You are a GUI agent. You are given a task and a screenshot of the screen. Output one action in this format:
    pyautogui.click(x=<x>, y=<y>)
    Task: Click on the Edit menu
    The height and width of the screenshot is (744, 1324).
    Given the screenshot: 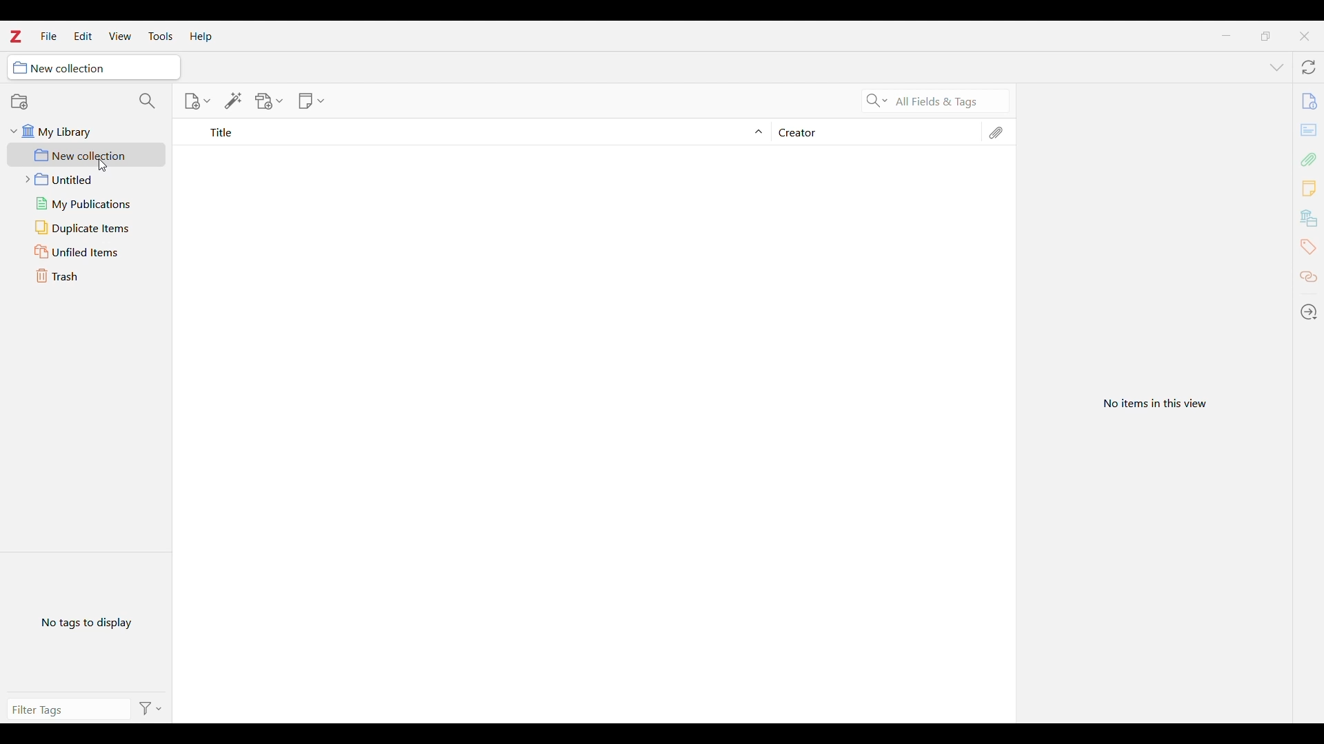 What is the action you would take?
    pyautogui.click(x=83, y=36)
    